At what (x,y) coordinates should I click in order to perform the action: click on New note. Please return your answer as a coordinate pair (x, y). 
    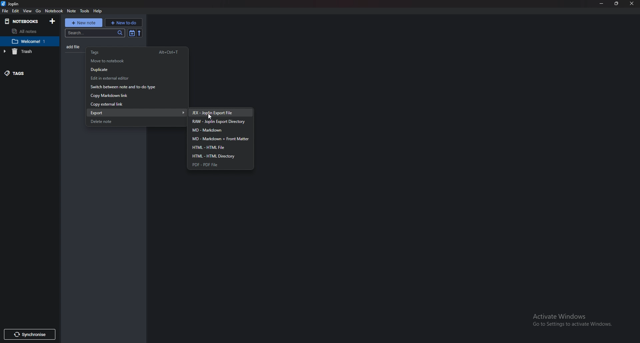
    Looking at the image, I should click on (83, 22).